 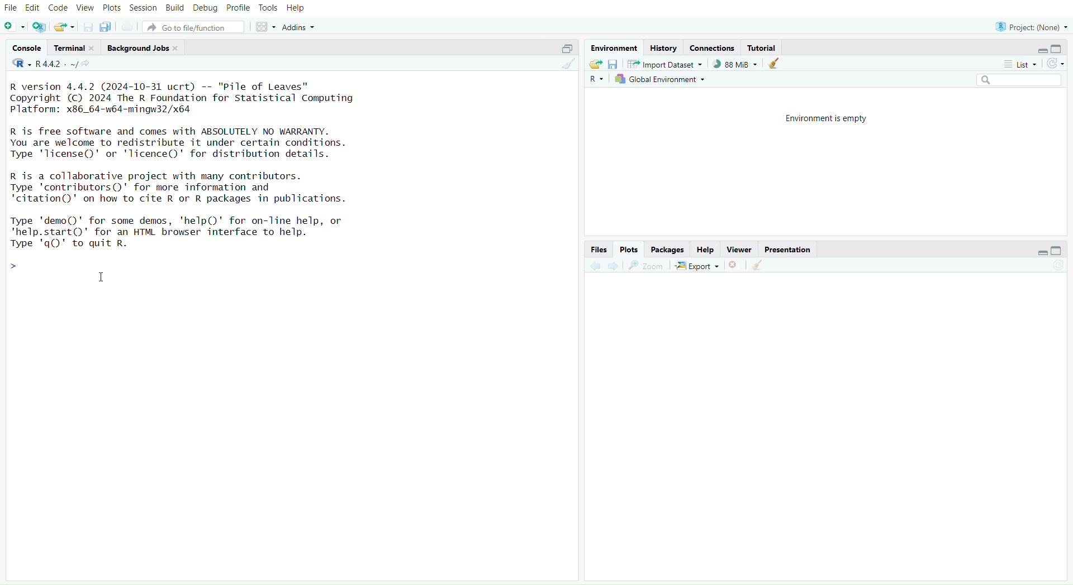 I want to click on addins, so click(x=301, y=27).